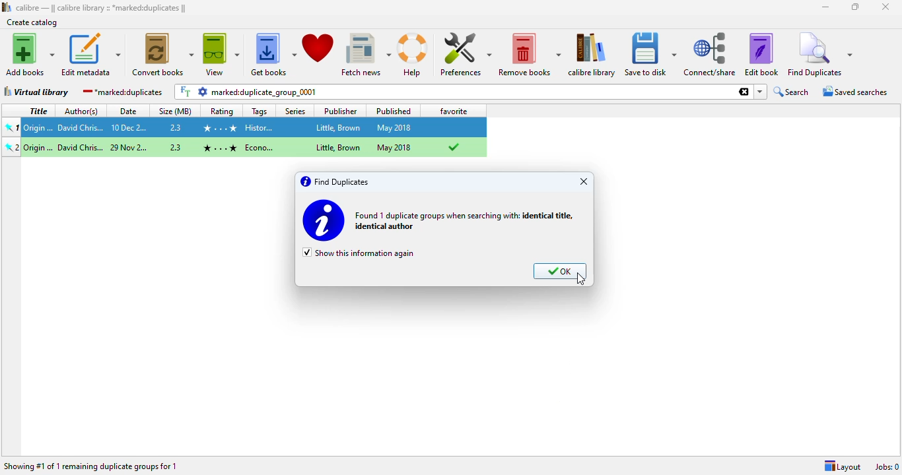  Describe the element at coordinates (220, 110) in the screenshot. I see `rating` at that location.